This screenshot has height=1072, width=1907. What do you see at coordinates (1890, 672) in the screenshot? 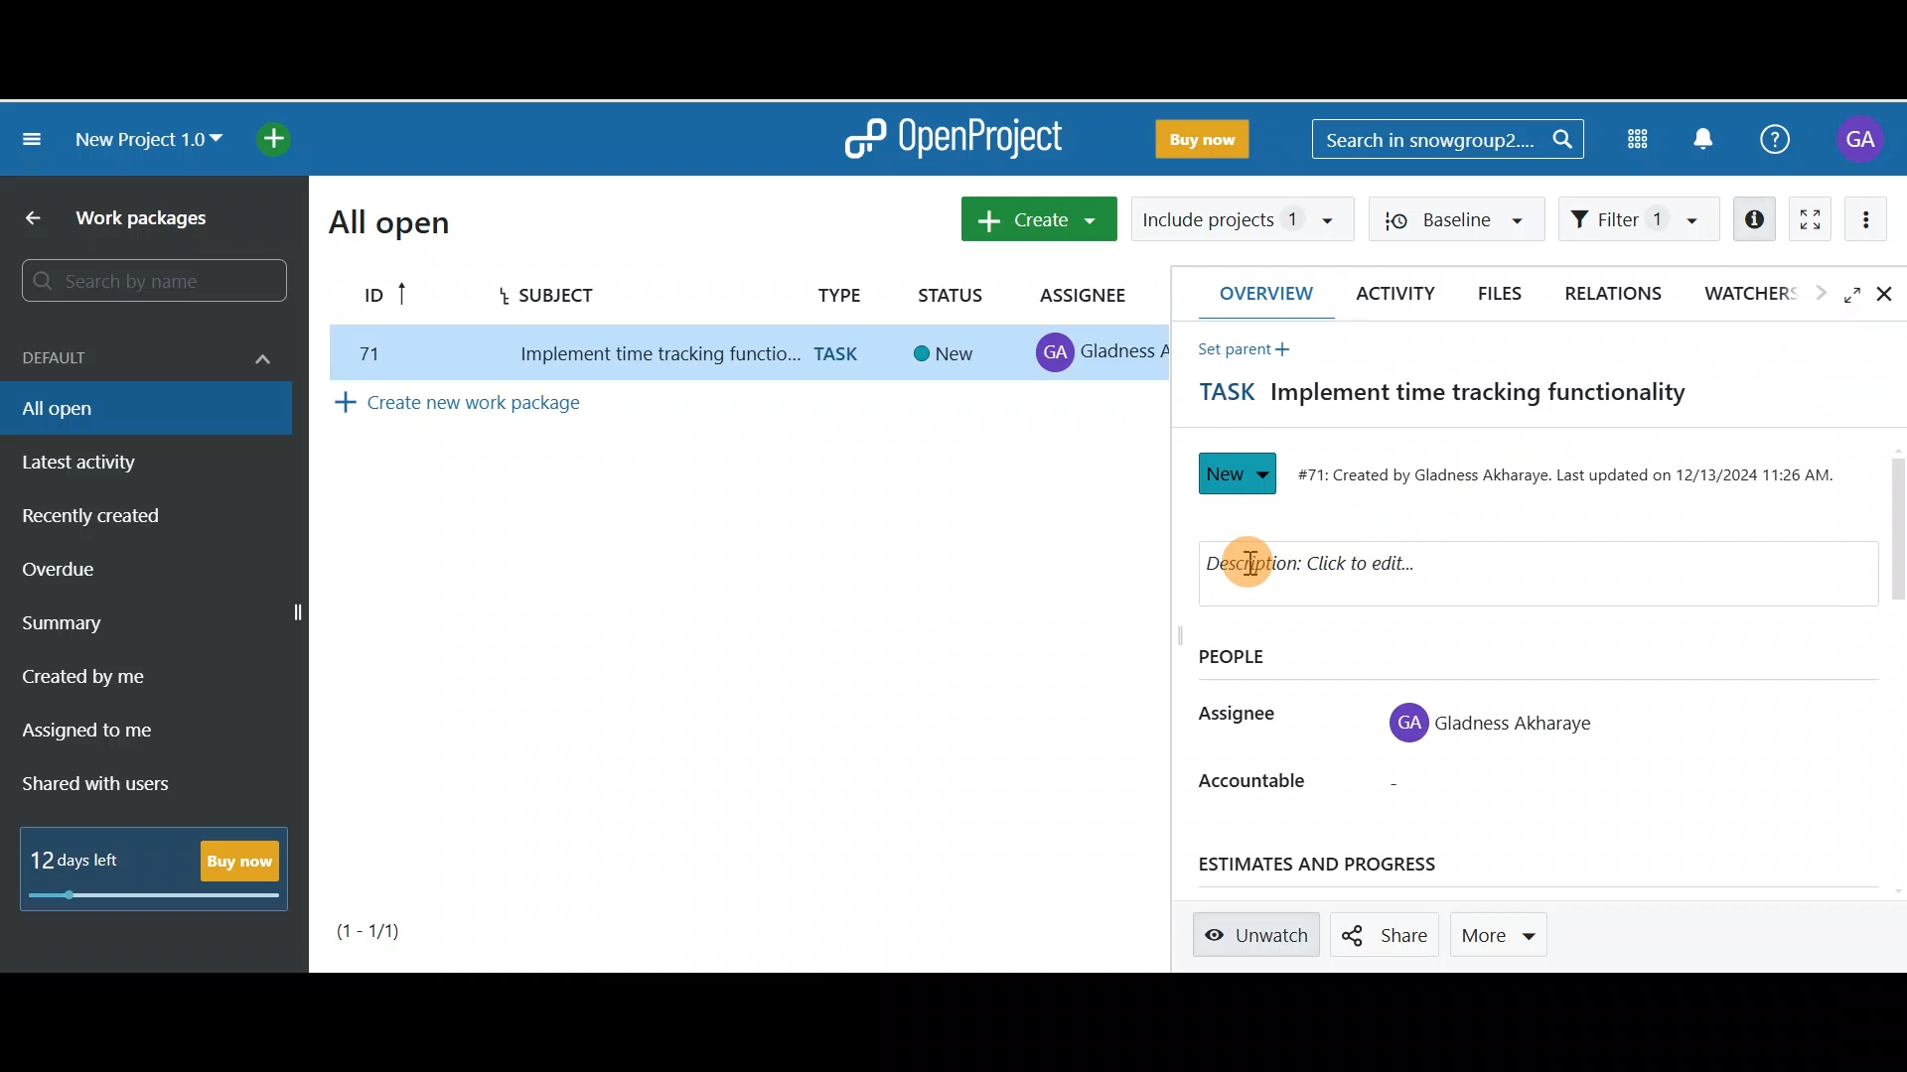
I see `Scroll bar` at bounding box center [1890, 672].